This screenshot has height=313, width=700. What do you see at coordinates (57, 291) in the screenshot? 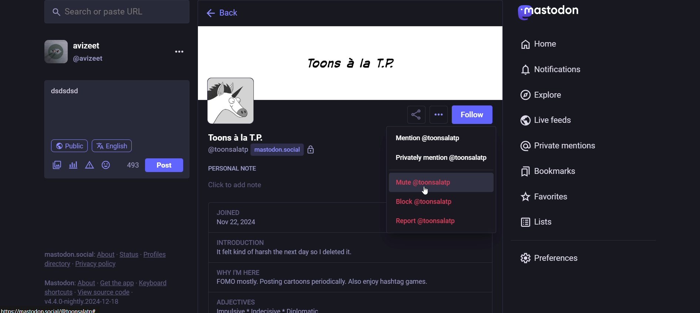
I see `shortcuts` at bounding box center [57, 291].